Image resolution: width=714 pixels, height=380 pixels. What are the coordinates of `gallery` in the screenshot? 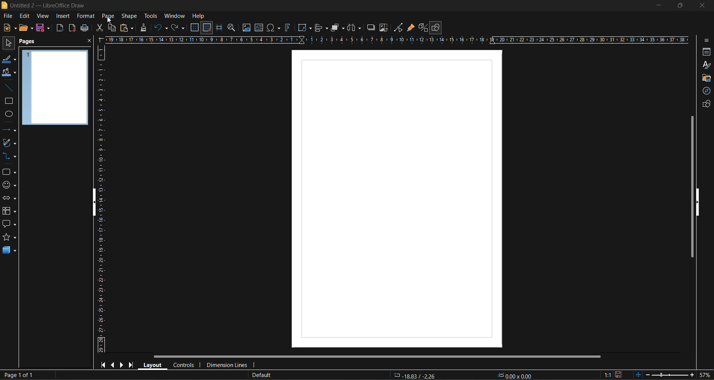 It's located at (705, 78).